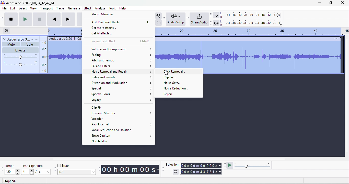 The width and height of the screenshot is (349, 184). Describe the element at coordinates (20, 50) in the screenshot. I see `effects` at that location.